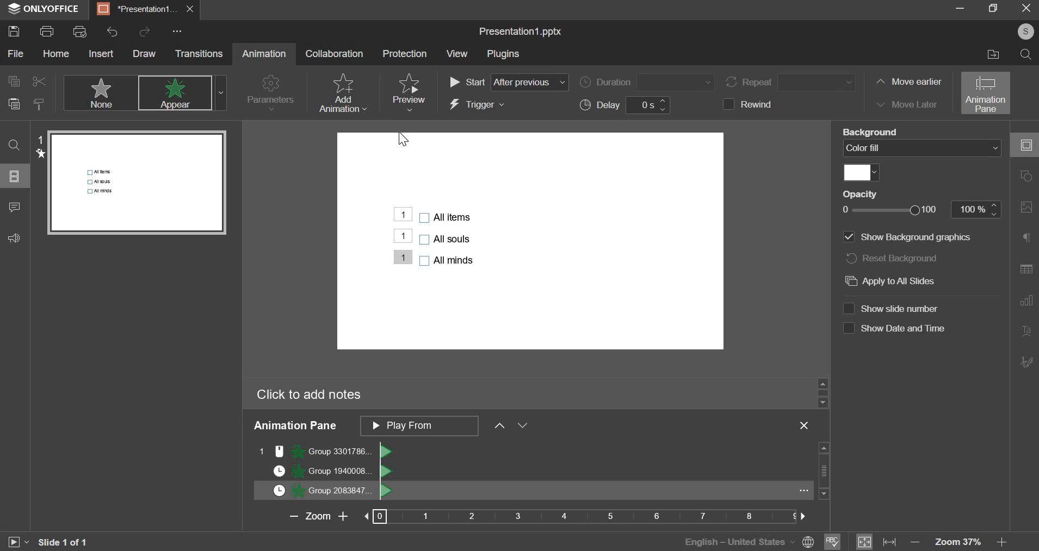 The image size is (1039, 551). What do you see at coordinates (793, 82) in the screenshot?
I see `repeat` at bounding box center [793, 82].